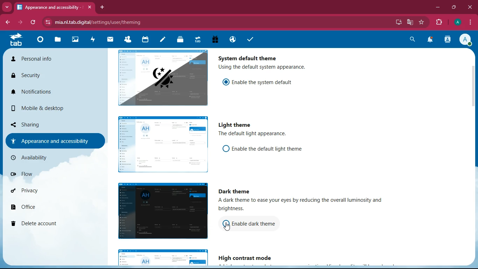 Image resolution: width=478 pixels, height=269 pixels. I want to click on minimize, so click(438, 8).